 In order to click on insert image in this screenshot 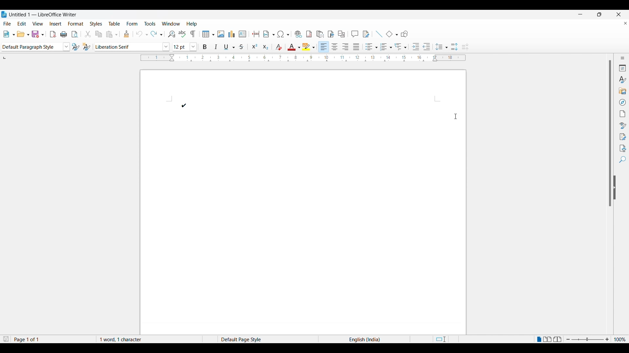, I will do `click(221, 34)`.